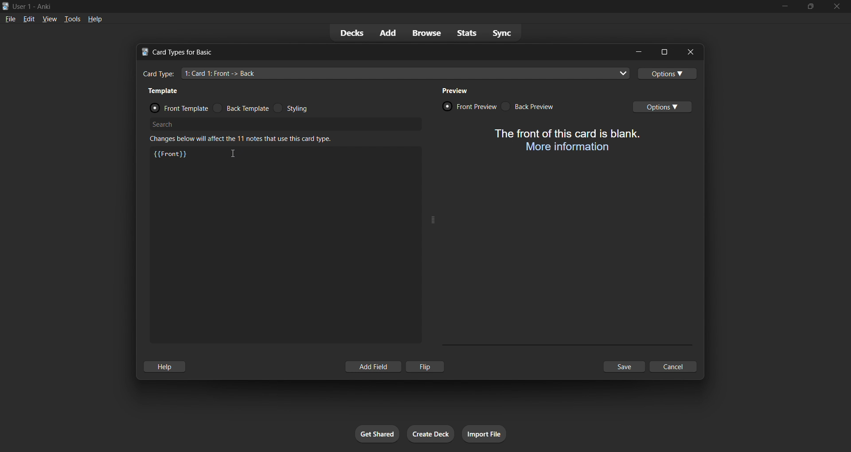 This screenshot has width=851, height=452. What do you see at coordinates (662, 51) in the screenshot?
I see `maximize` at bounding box center [662, 51].